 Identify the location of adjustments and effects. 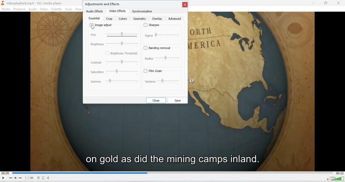
(105, 3).